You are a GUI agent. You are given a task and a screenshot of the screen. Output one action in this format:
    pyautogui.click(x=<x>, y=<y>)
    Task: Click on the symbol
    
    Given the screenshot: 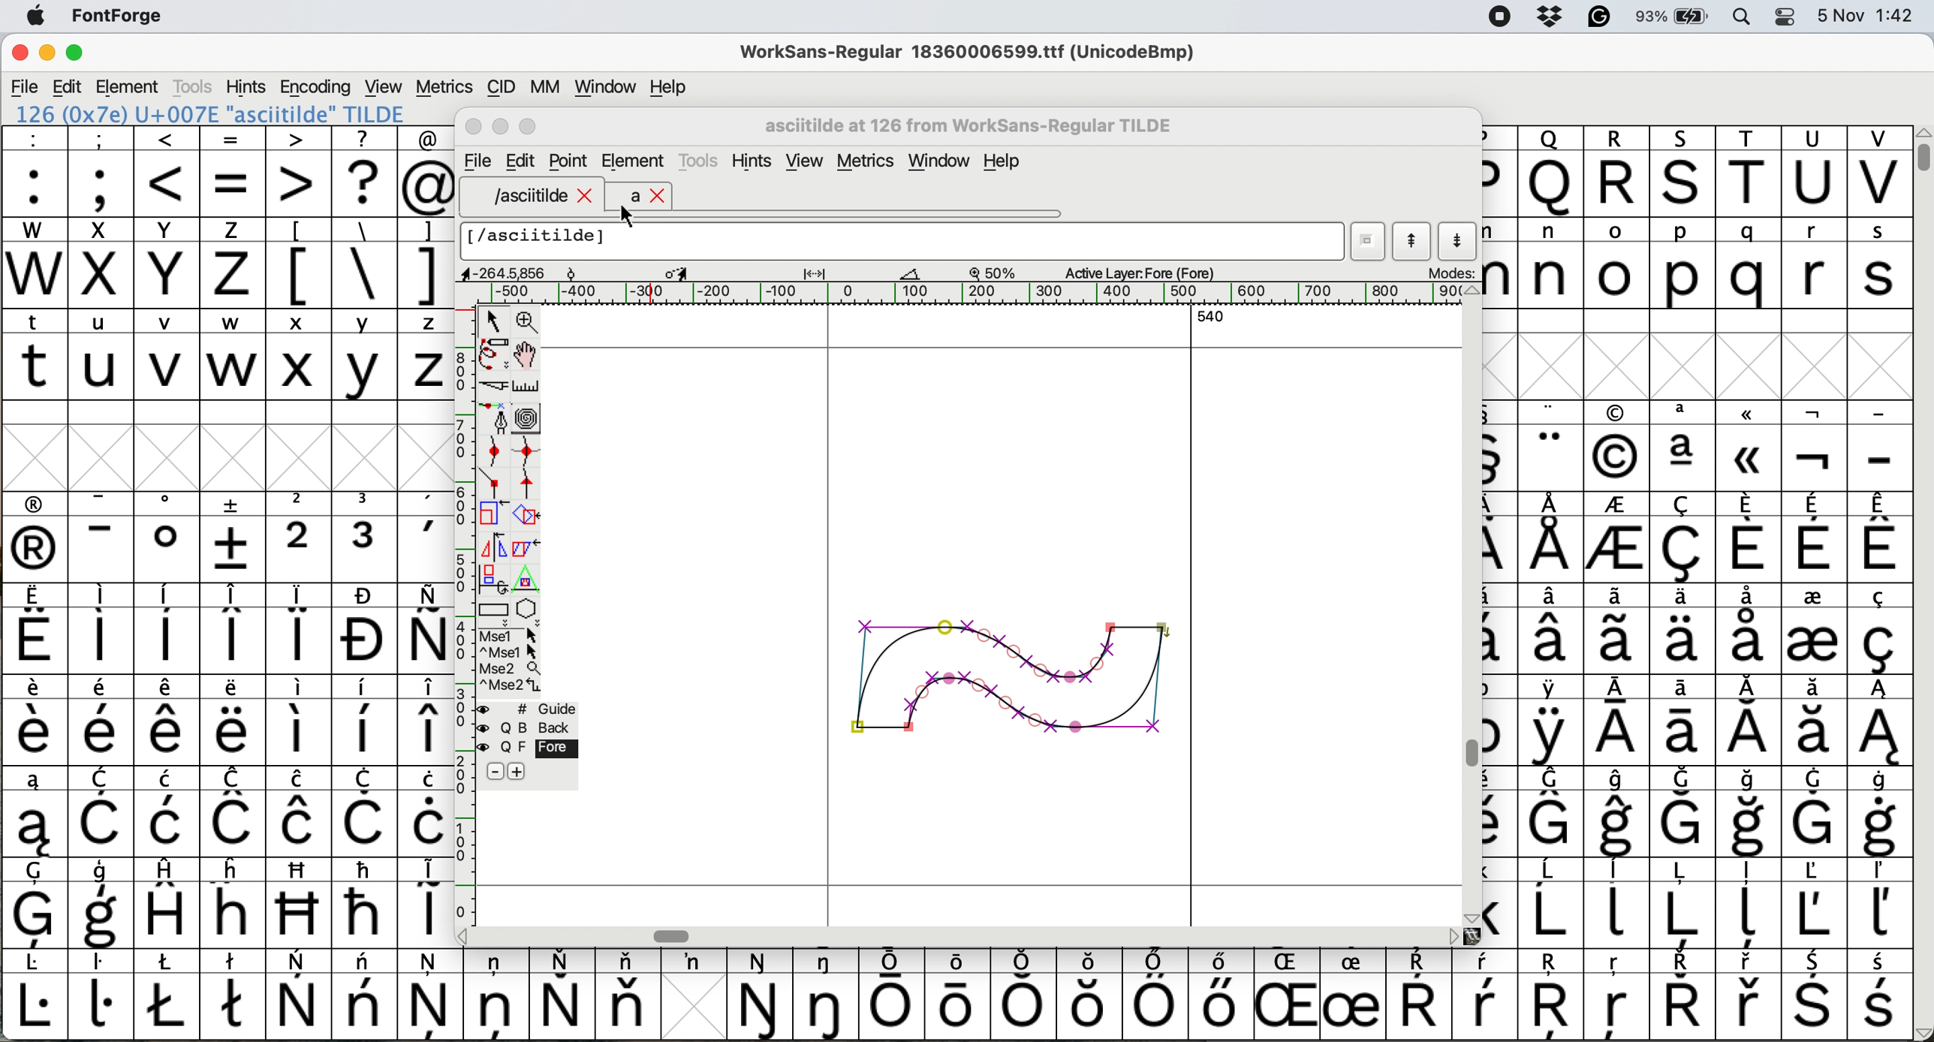 What is the action you would take?
    pyautogui.click(x=1749, y=537)
    